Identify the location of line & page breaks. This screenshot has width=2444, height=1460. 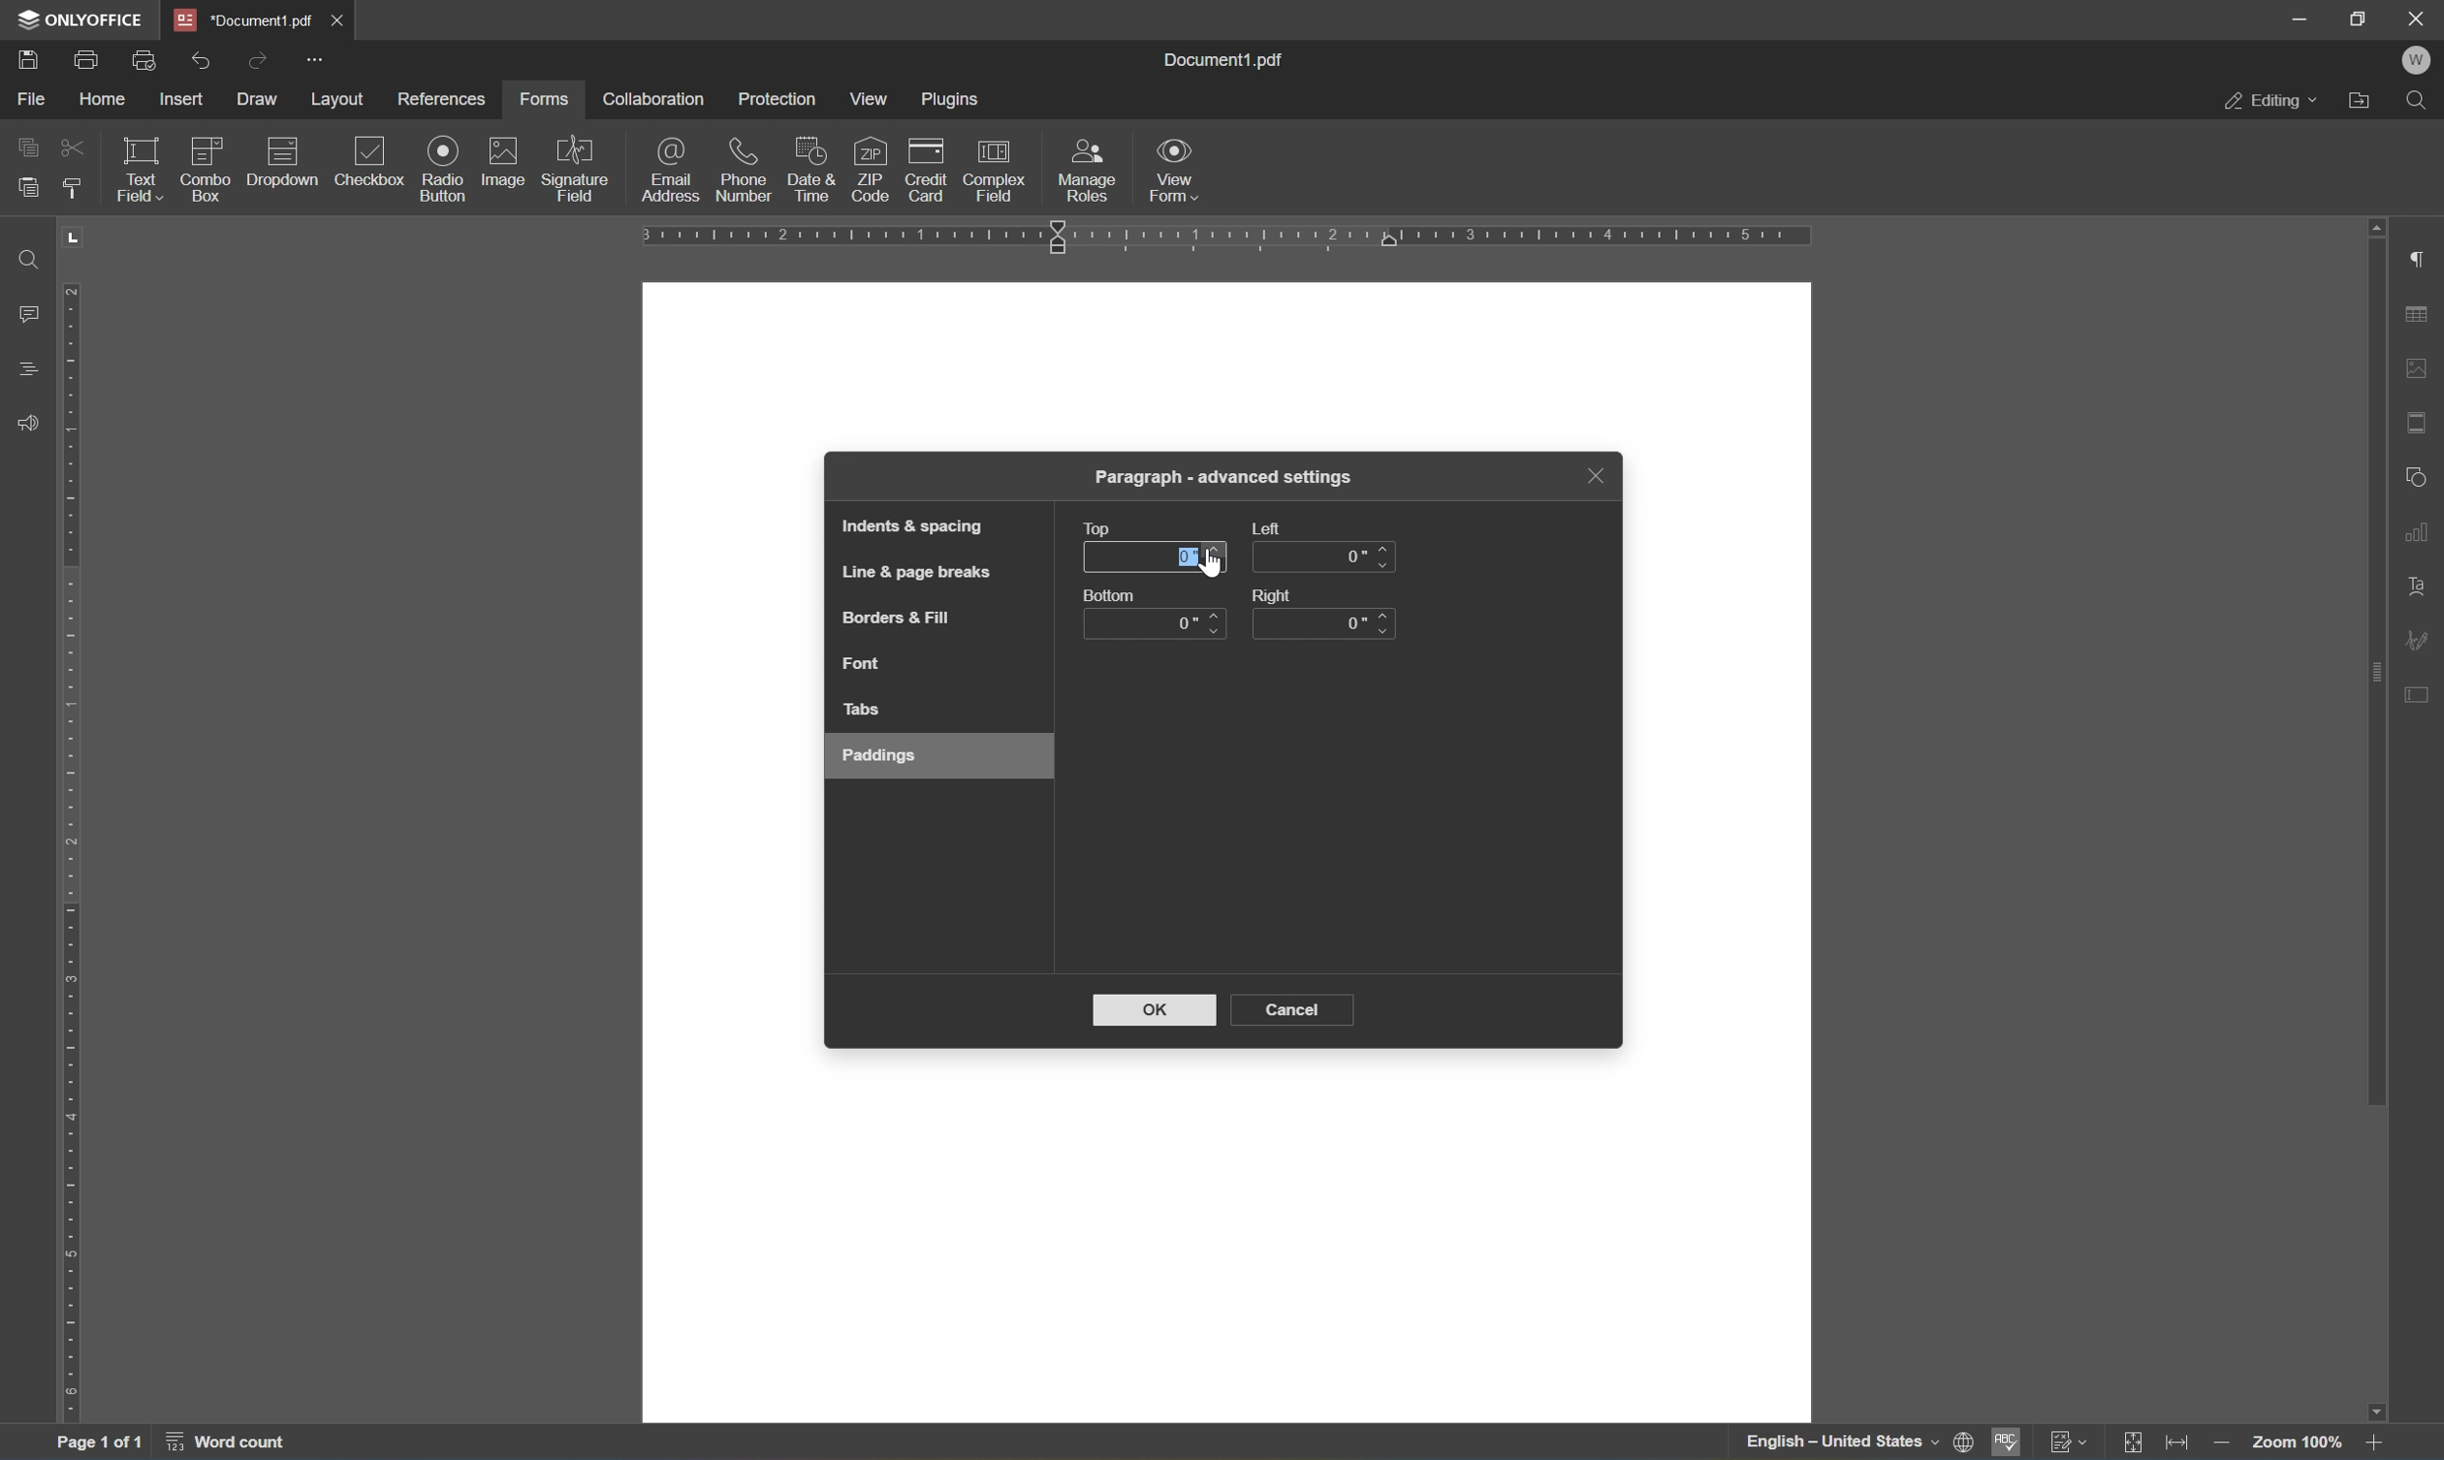
(921, 570).